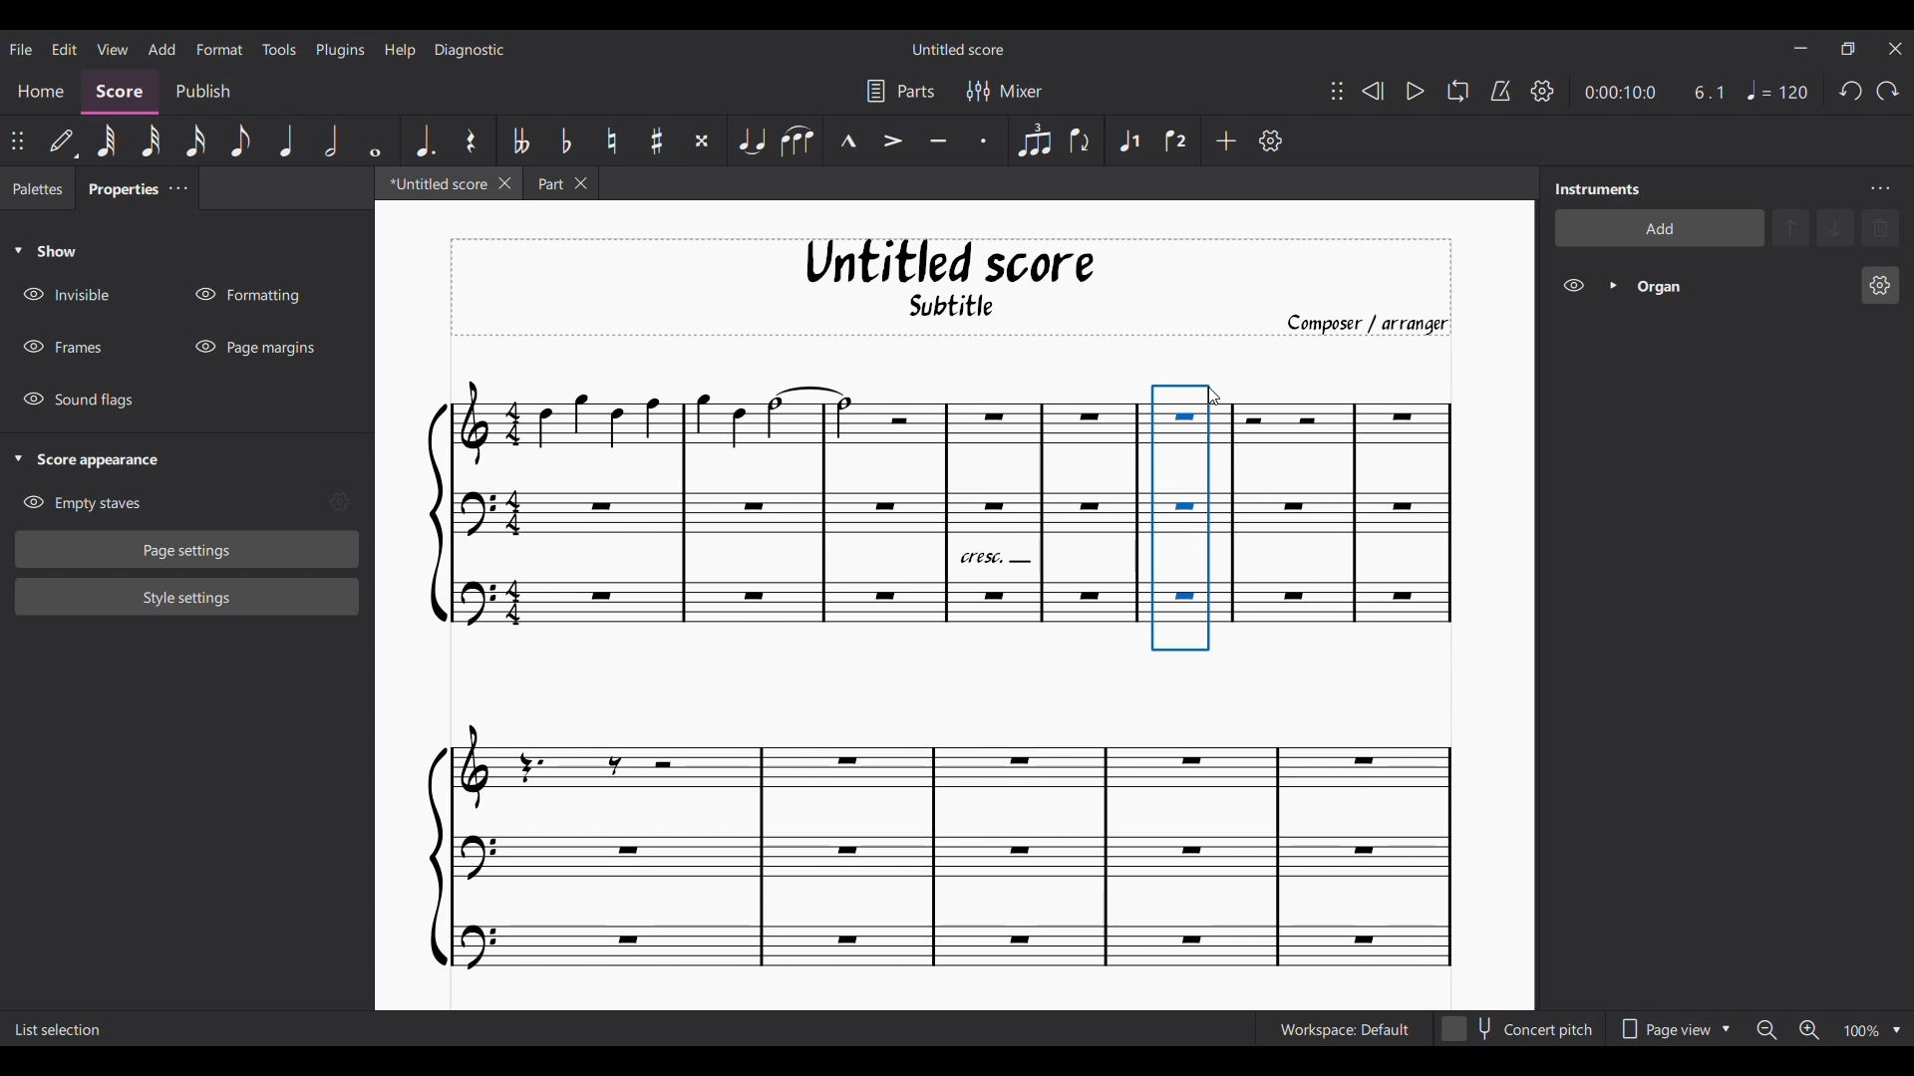  What do you see at coordinates (1416, 92) in the screenshot?
I see `Play` at bounding box center [1416, 92].